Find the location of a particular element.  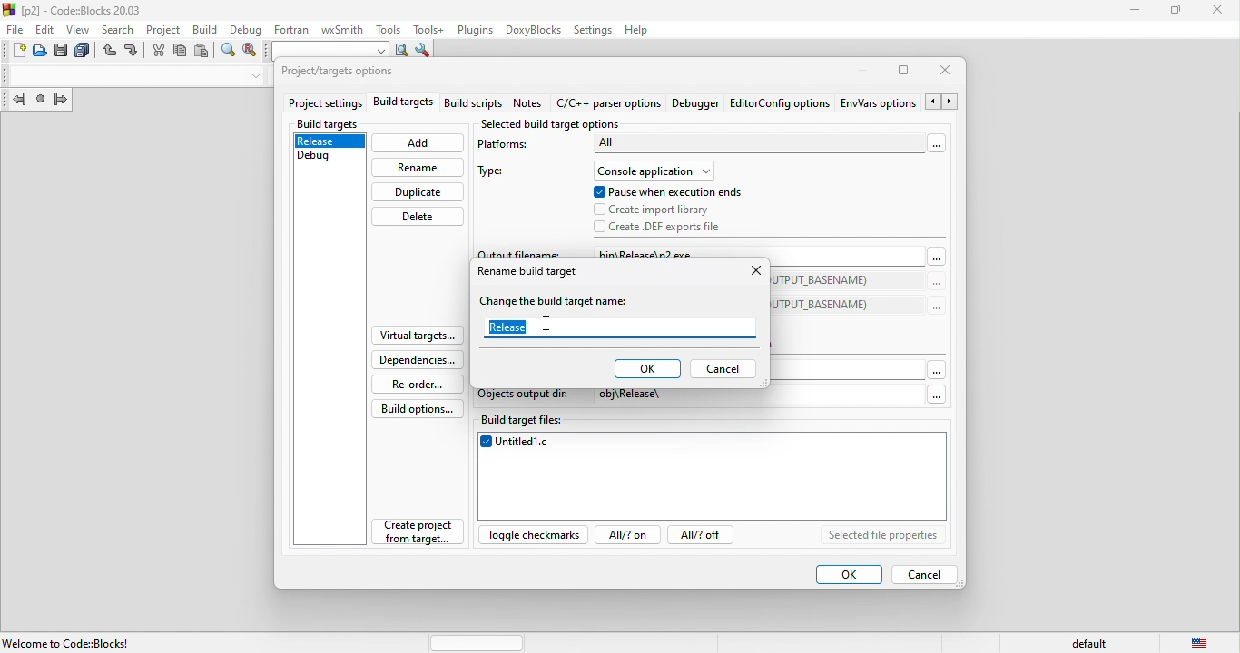

selected build target option is located at coordinates (556, 123).